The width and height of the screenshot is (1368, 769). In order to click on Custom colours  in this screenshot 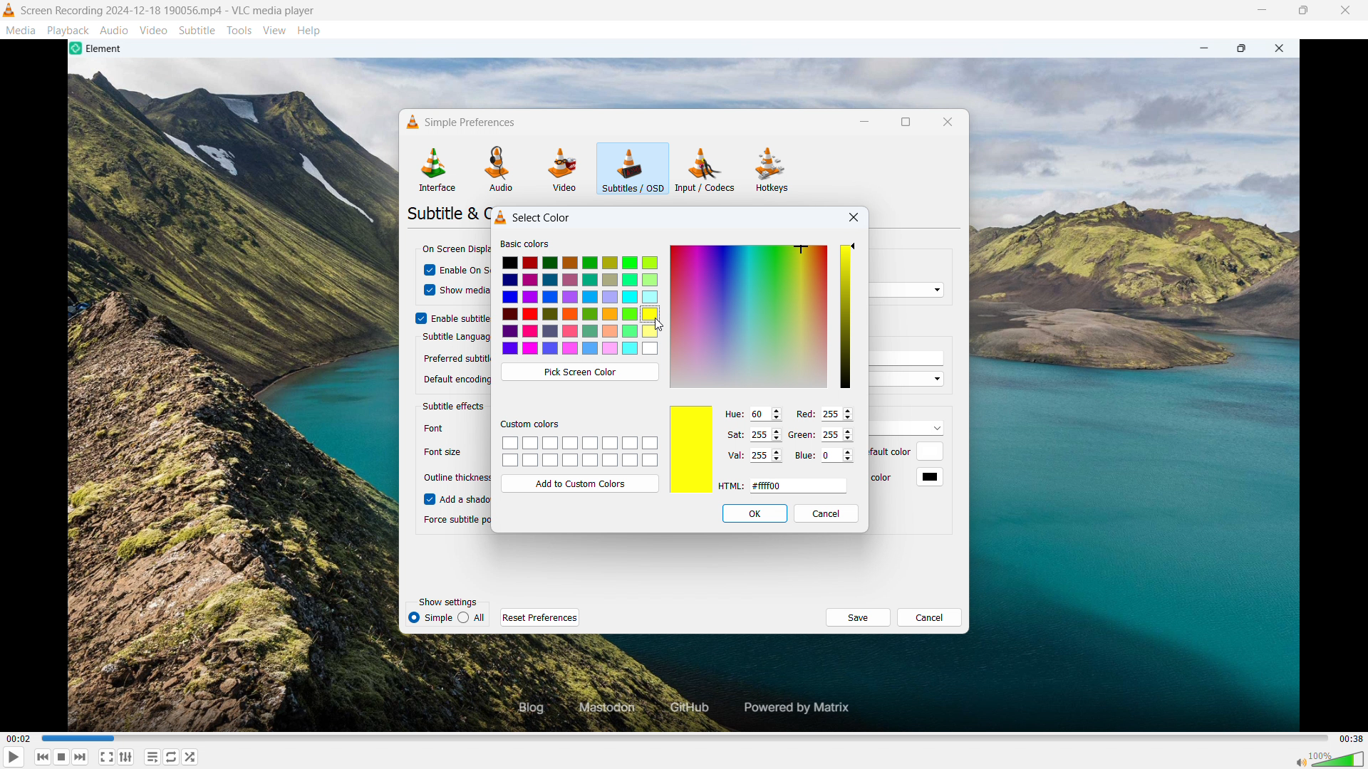, I will do `click(532, 424)`.